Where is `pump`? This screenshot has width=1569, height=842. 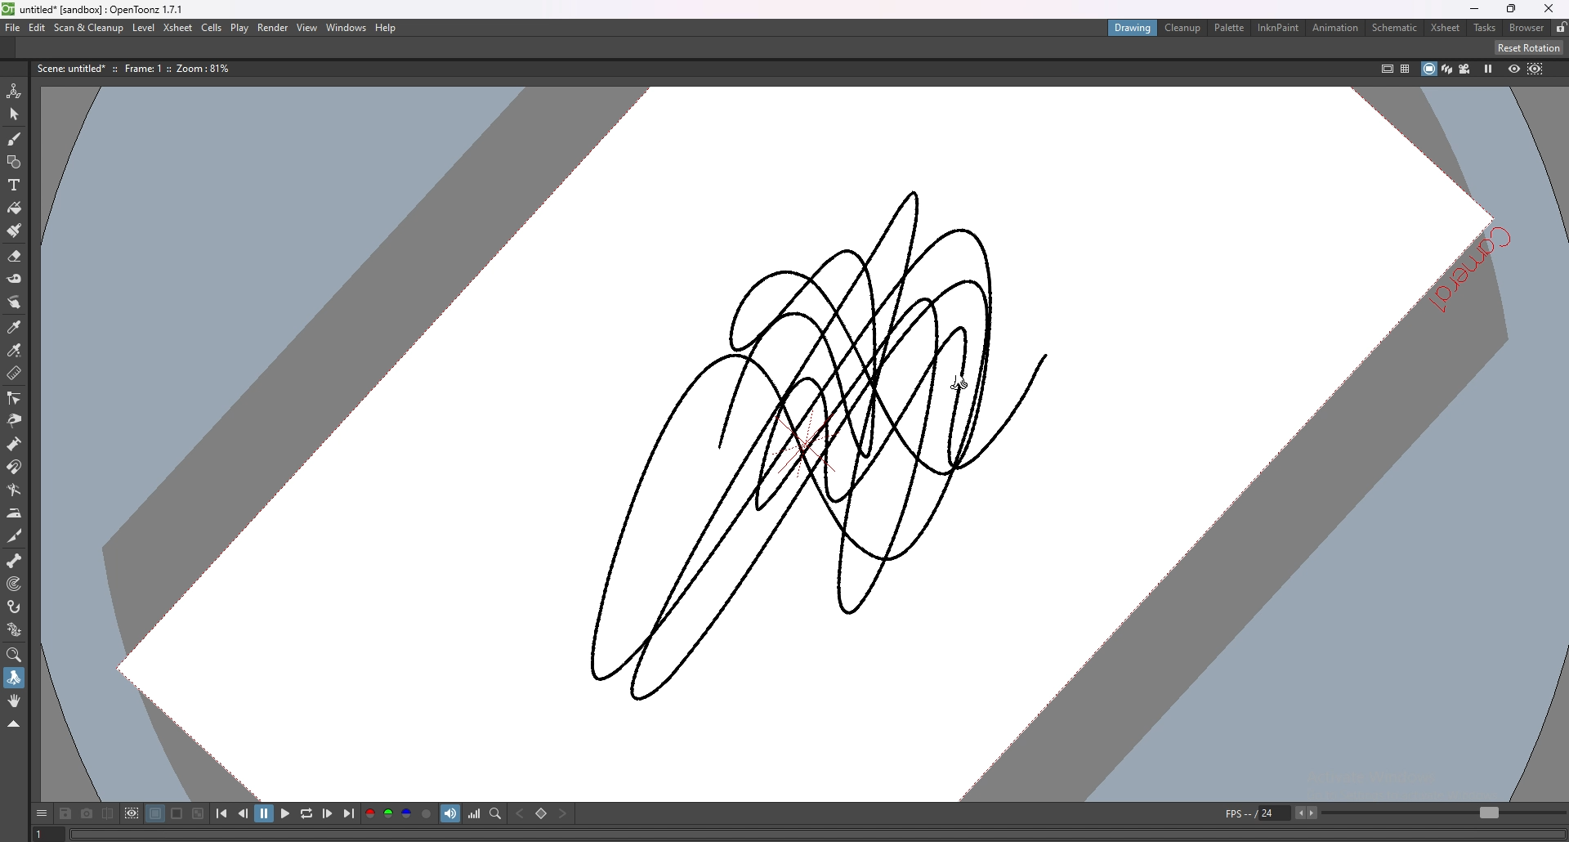 pump is located at coordinates (14, 443).